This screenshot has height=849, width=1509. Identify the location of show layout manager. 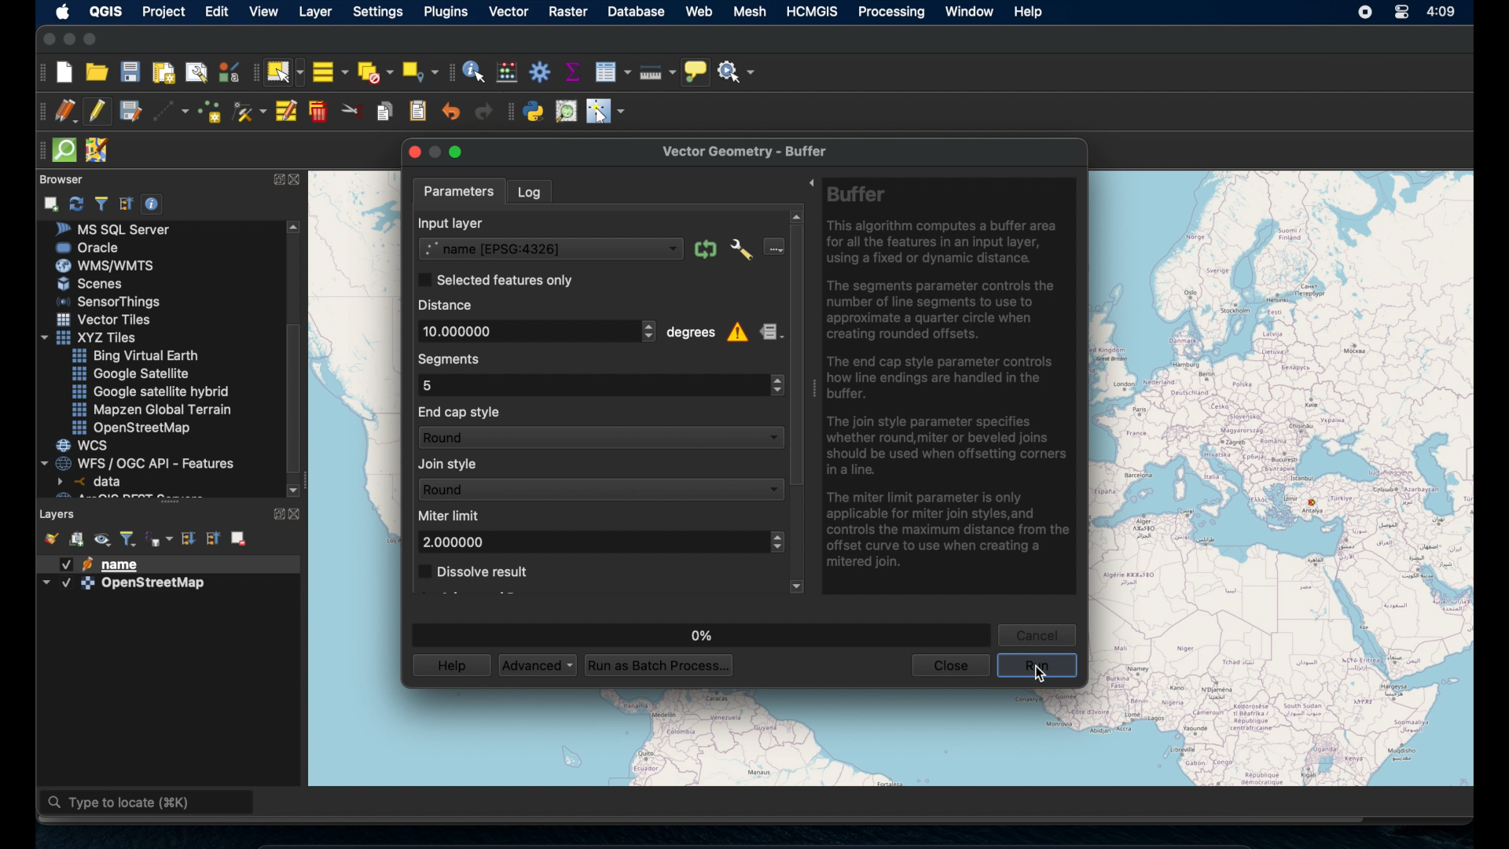
(199, 73).